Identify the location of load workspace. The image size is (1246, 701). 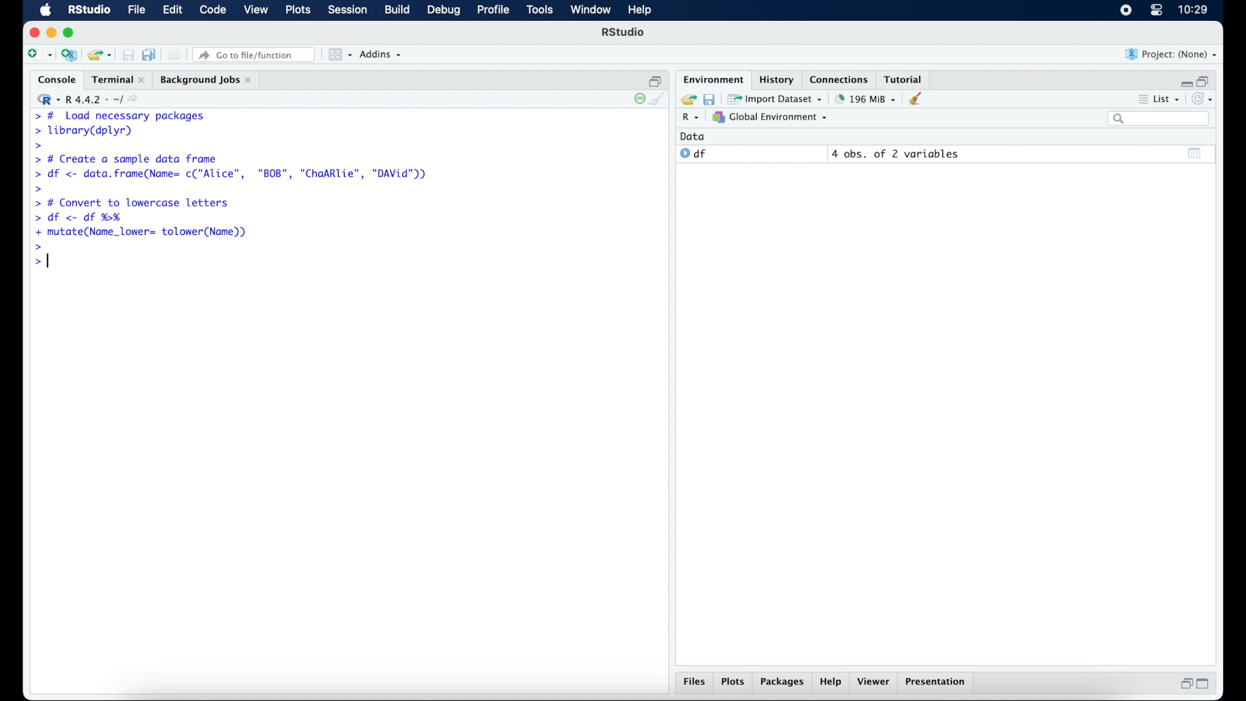
(687, 98).